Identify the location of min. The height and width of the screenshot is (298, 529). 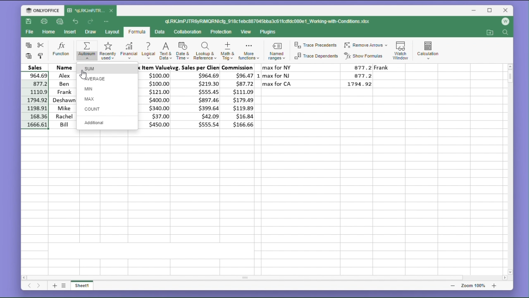
(107, 89).